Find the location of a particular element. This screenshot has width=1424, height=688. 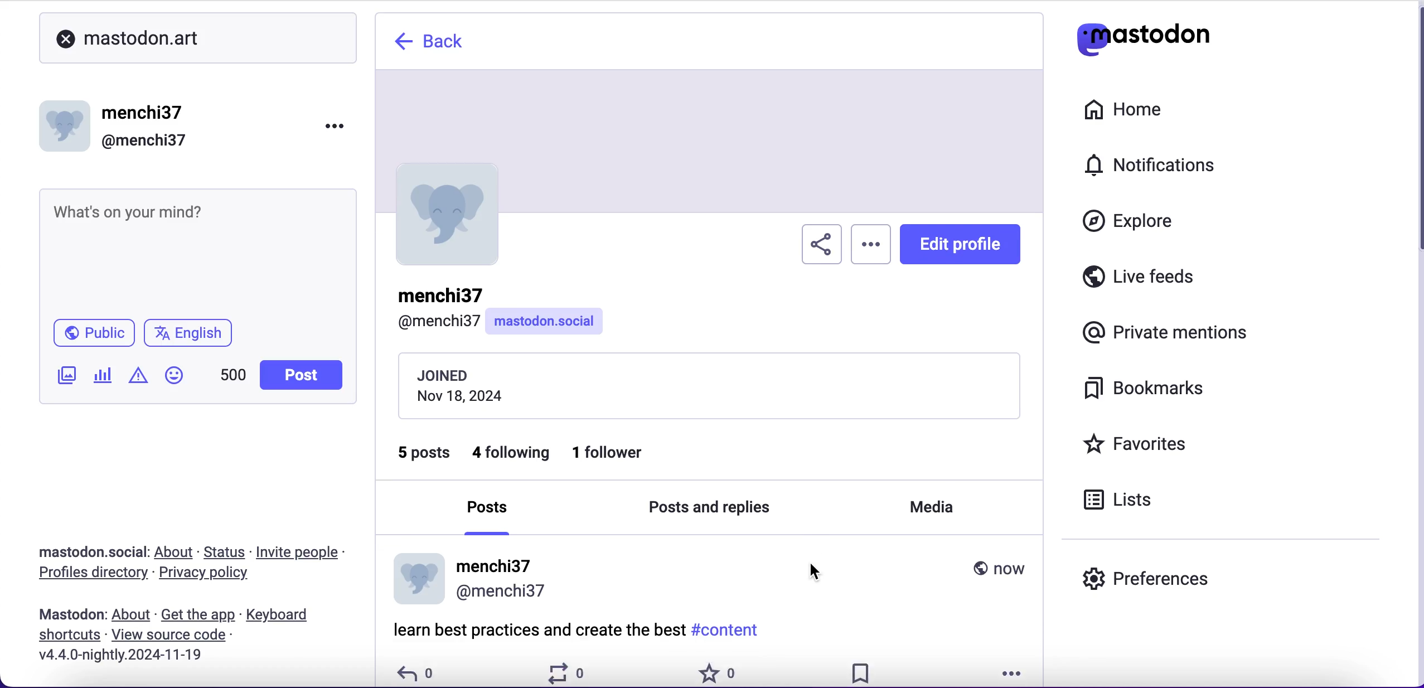

options is located at coordinates (340, 125).